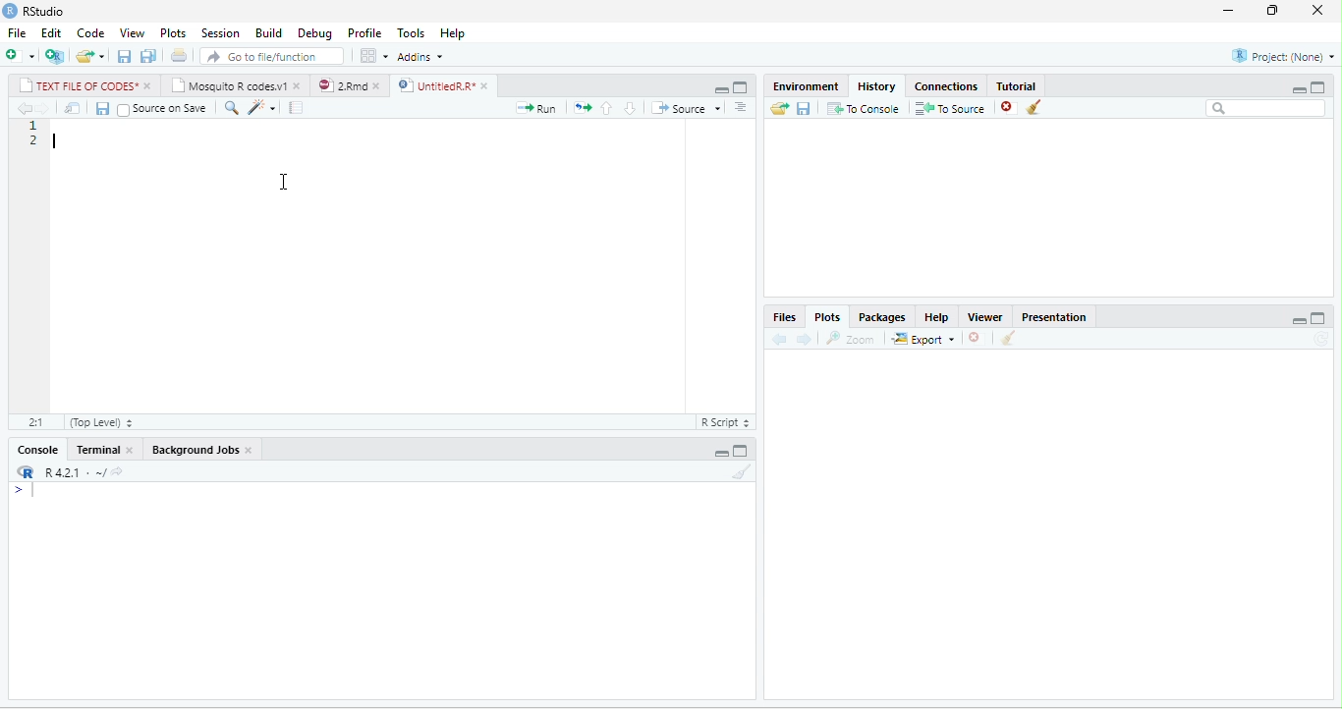 Image resolution: width=1342 pixels, height=709 pixels. I want to click on show in new window, so click(73, 108).